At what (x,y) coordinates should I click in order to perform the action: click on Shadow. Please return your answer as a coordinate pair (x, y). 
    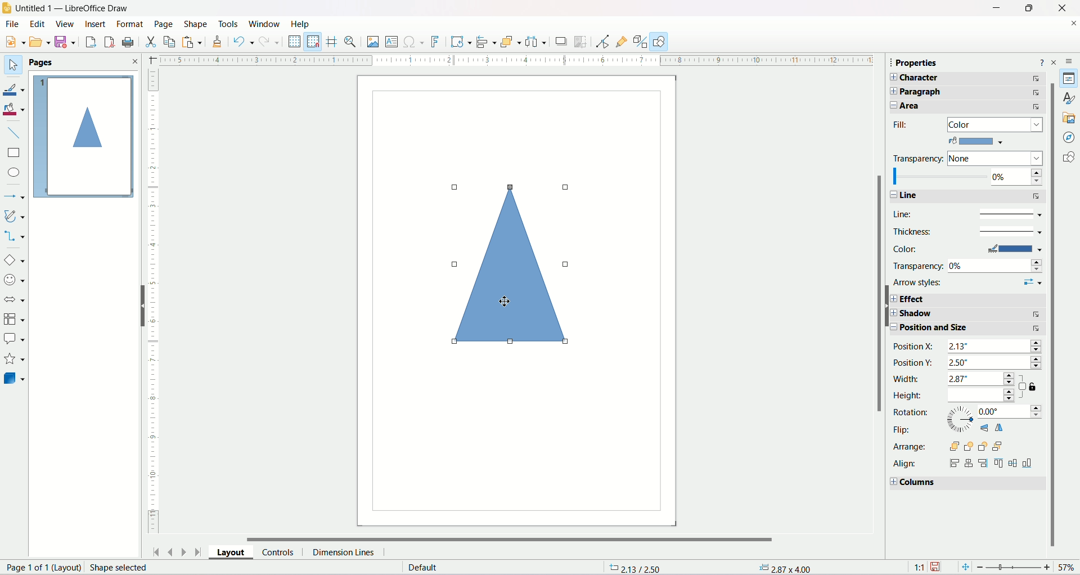
    Looking at the image, I should click on (561, 42).